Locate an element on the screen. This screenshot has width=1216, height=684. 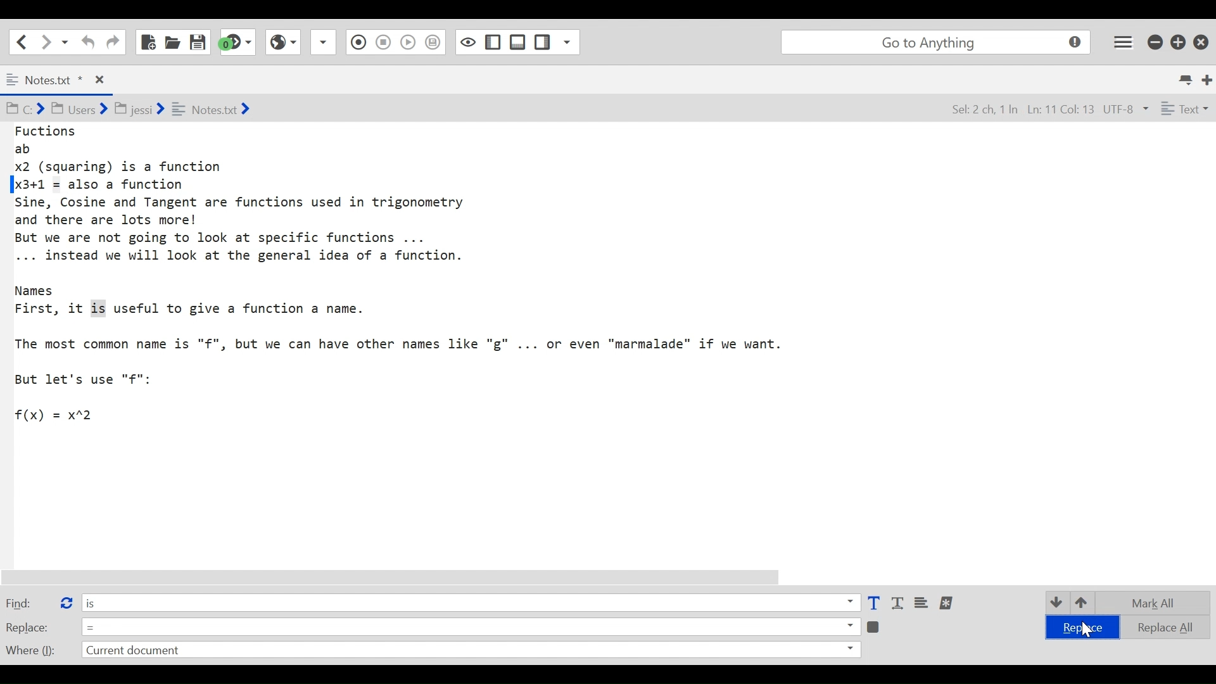
Replace Button is located at coordinates (65, 601).